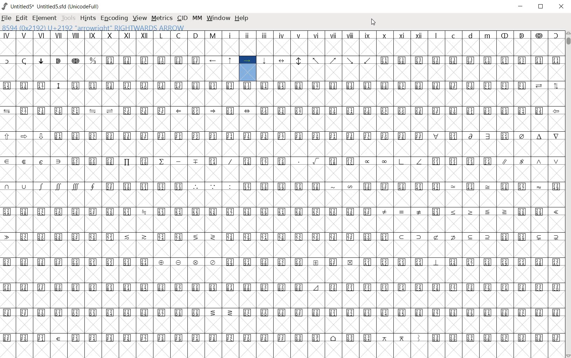  I want to click on RESTORE DOWN, so click(541, 7).